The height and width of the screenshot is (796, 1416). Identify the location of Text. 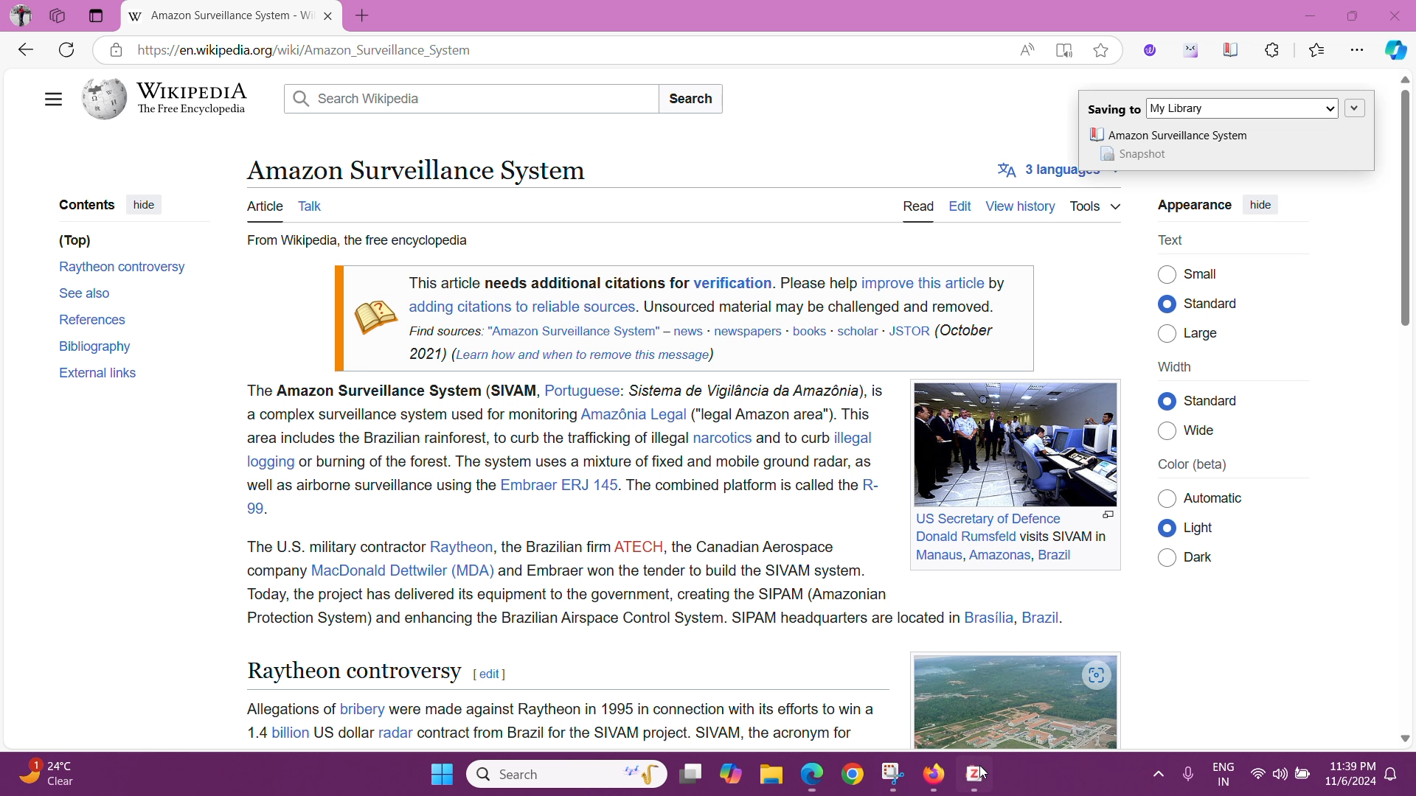
(1173, 240).